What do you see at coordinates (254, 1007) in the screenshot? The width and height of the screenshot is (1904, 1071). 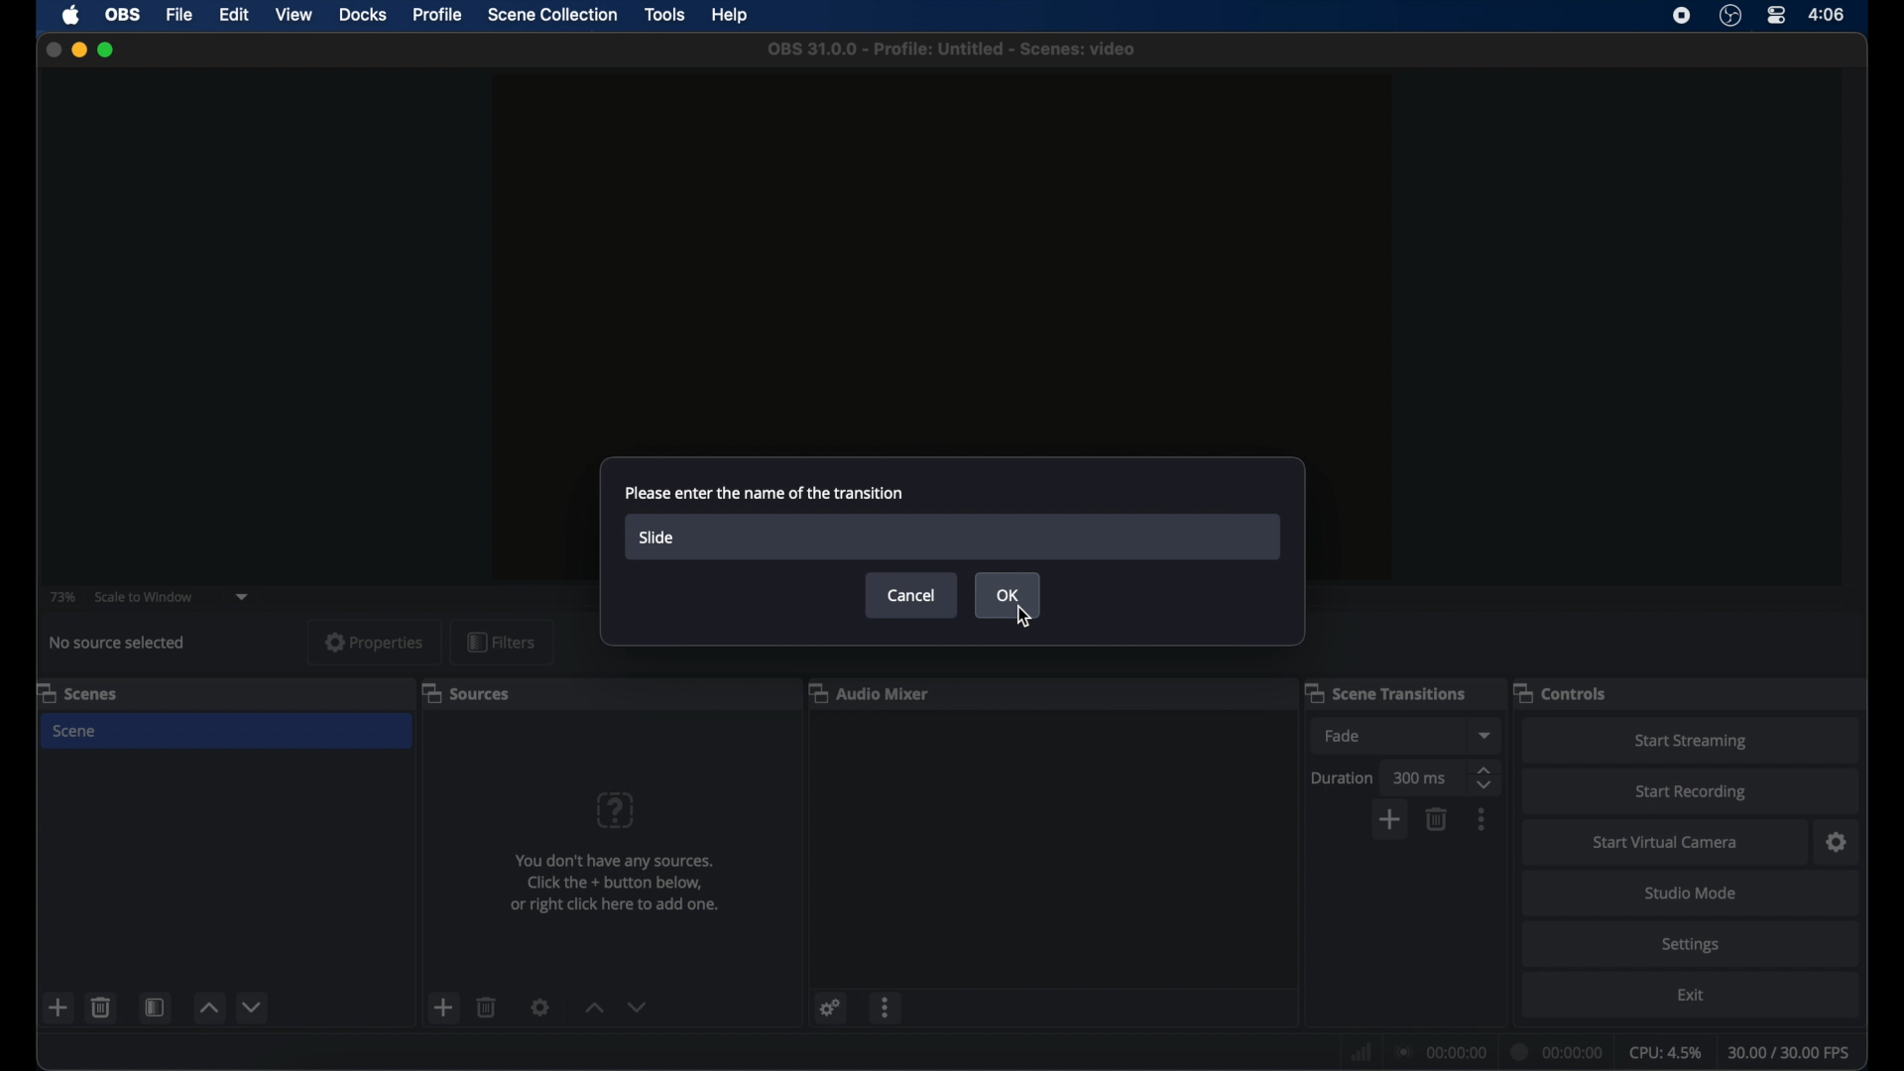 I see `decrement` at bounding box center [254, 1007].